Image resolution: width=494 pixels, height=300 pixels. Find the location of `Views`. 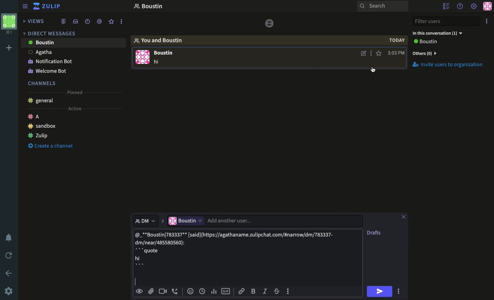

Views is located at coordinates (35, 20).